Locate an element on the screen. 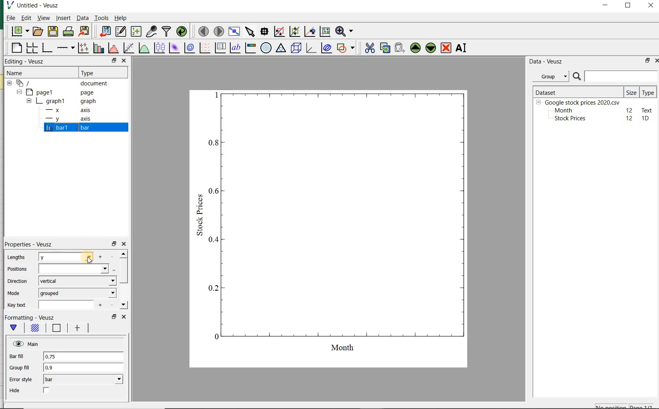 The width and height of the screenshot is (659, 409). new document is located at coordinates (20, 32).